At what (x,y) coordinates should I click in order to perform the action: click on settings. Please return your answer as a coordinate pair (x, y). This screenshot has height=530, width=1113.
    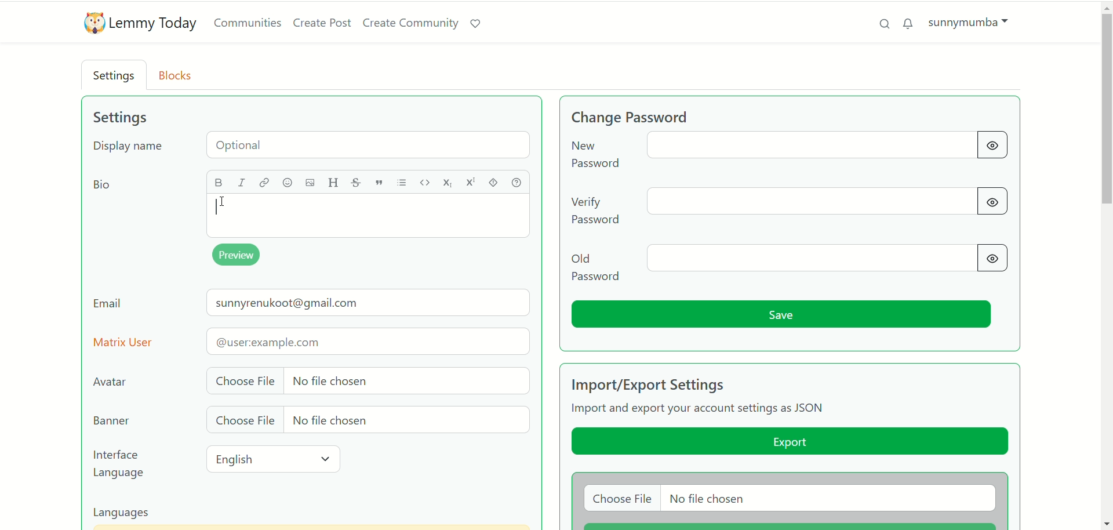
    Looking at the image, I should click on (119, 118).